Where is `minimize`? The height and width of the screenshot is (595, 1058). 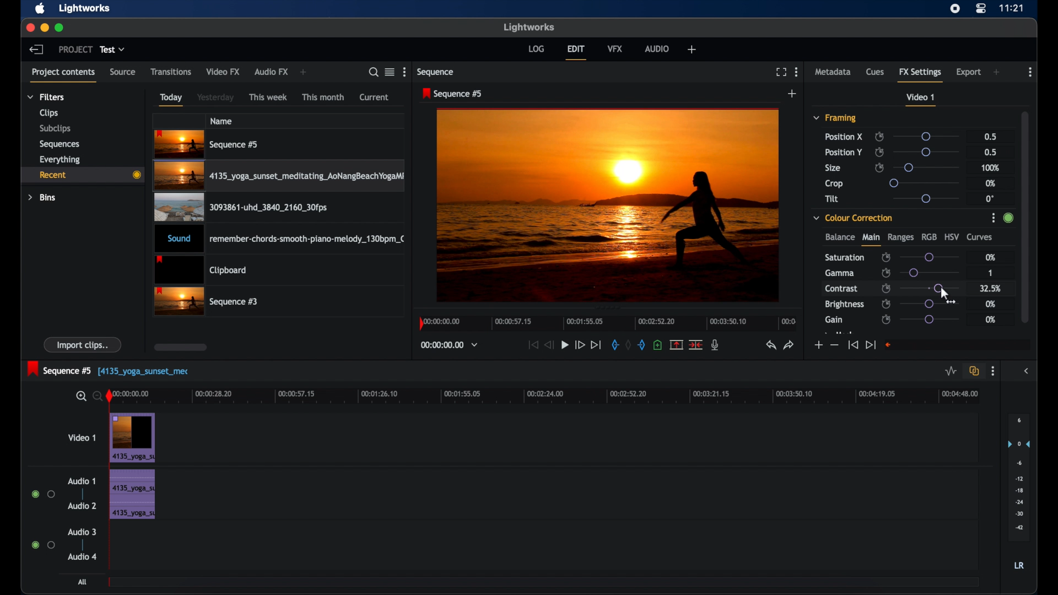
minimize is located at coordinates (46, 28).